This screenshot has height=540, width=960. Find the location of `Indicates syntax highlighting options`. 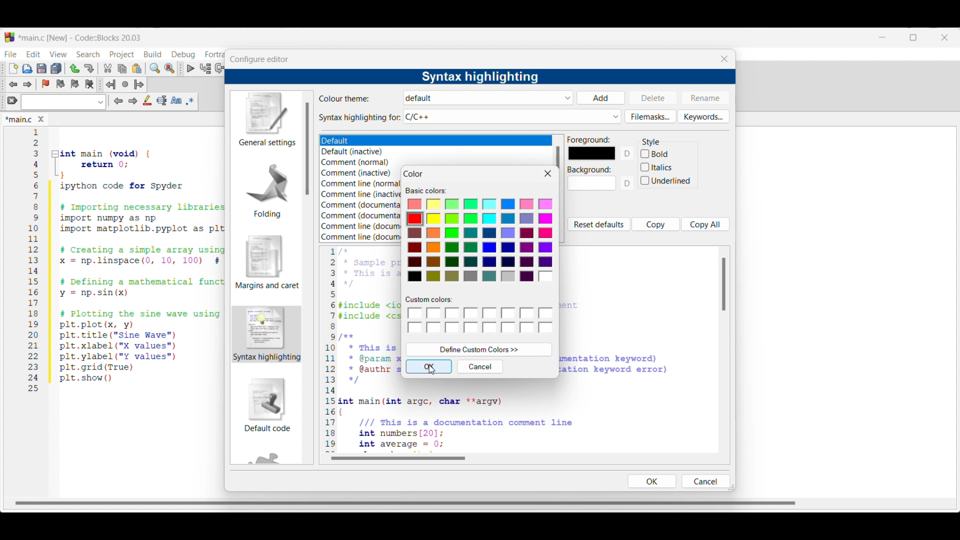

Indicates syntax highlighting options is located at coordinates (360, 118).